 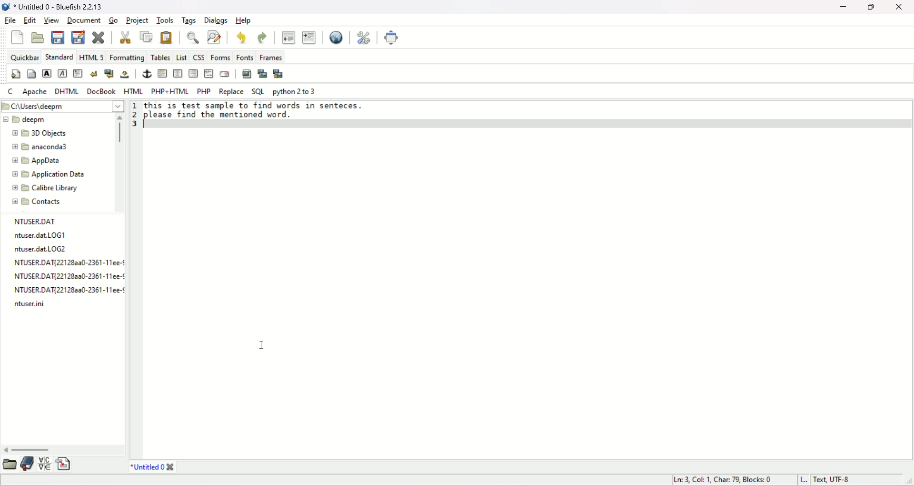 What do you see at coordinates (115, 21) in the screenshot?
I see `go` at bounding box center [115, 21].